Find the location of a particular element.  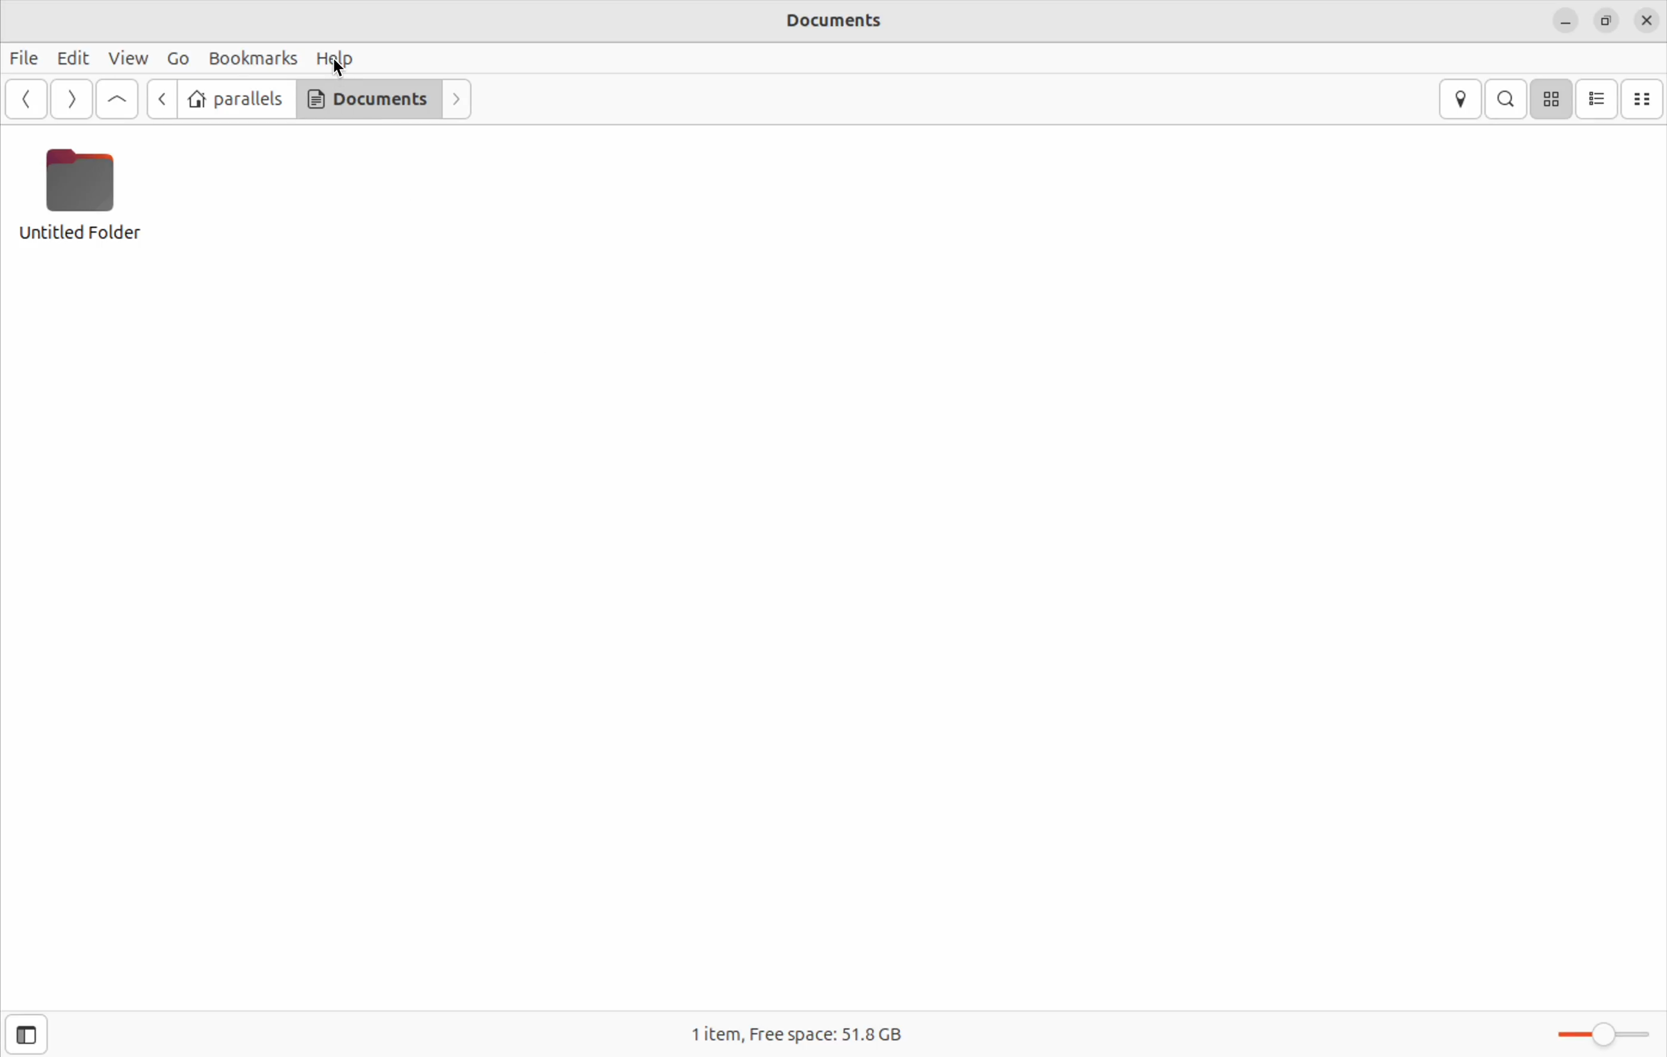

Go back is located at coordinates (26, 99).